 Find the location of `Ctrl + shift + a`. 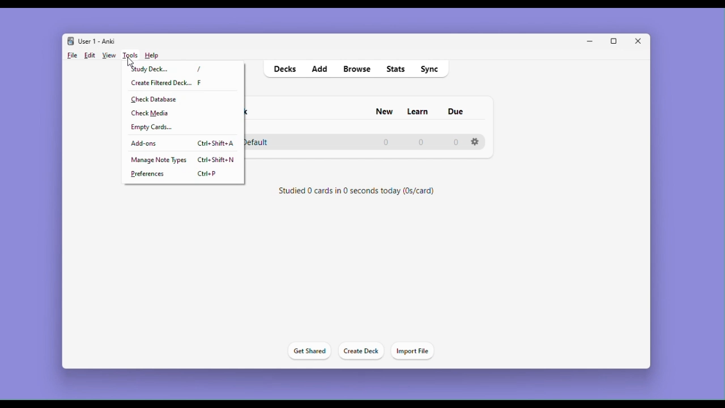

Ctrl + shift + a is located at coordinates (216, 143).